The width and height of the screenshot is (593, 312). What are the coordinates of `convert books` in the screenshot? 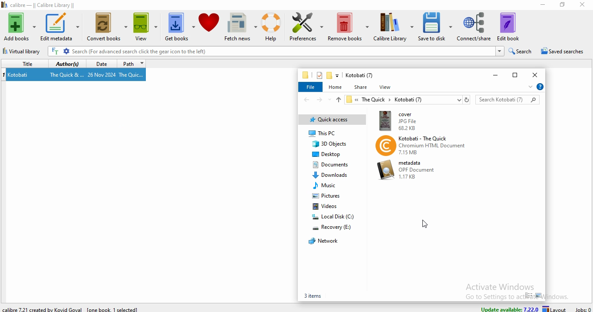 It's located at (106, 28).